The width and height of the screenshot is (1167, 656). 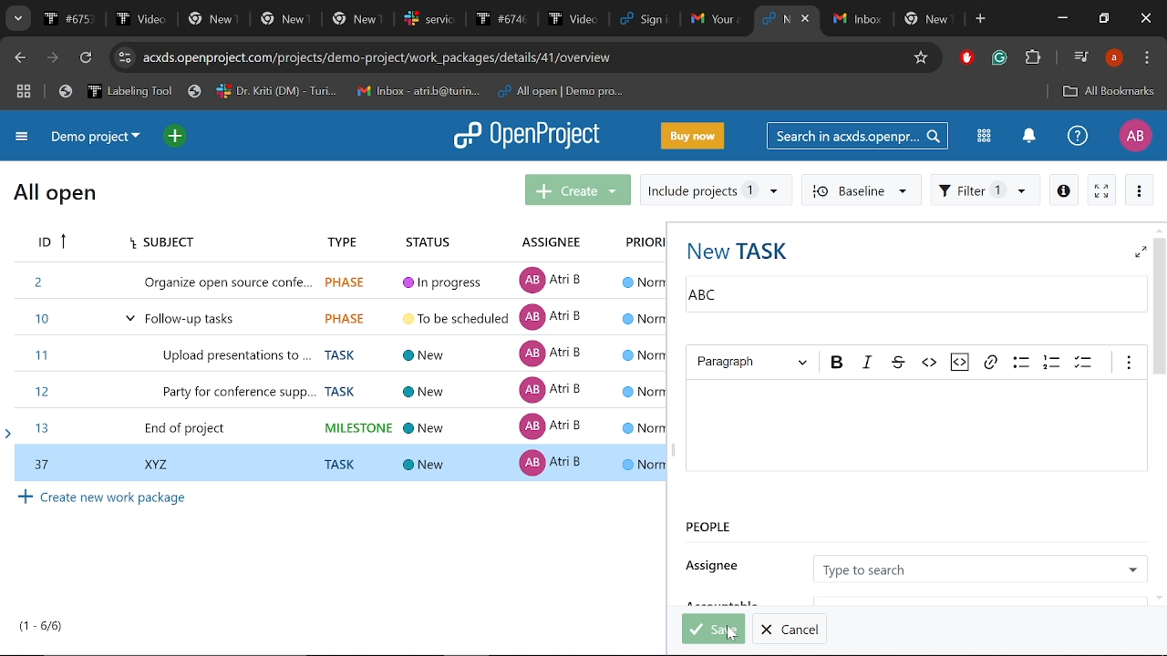 What do you see at coordinates (807, 18) in the screenshot?
I see `Close current  tab` at bounding box center [807, 18].